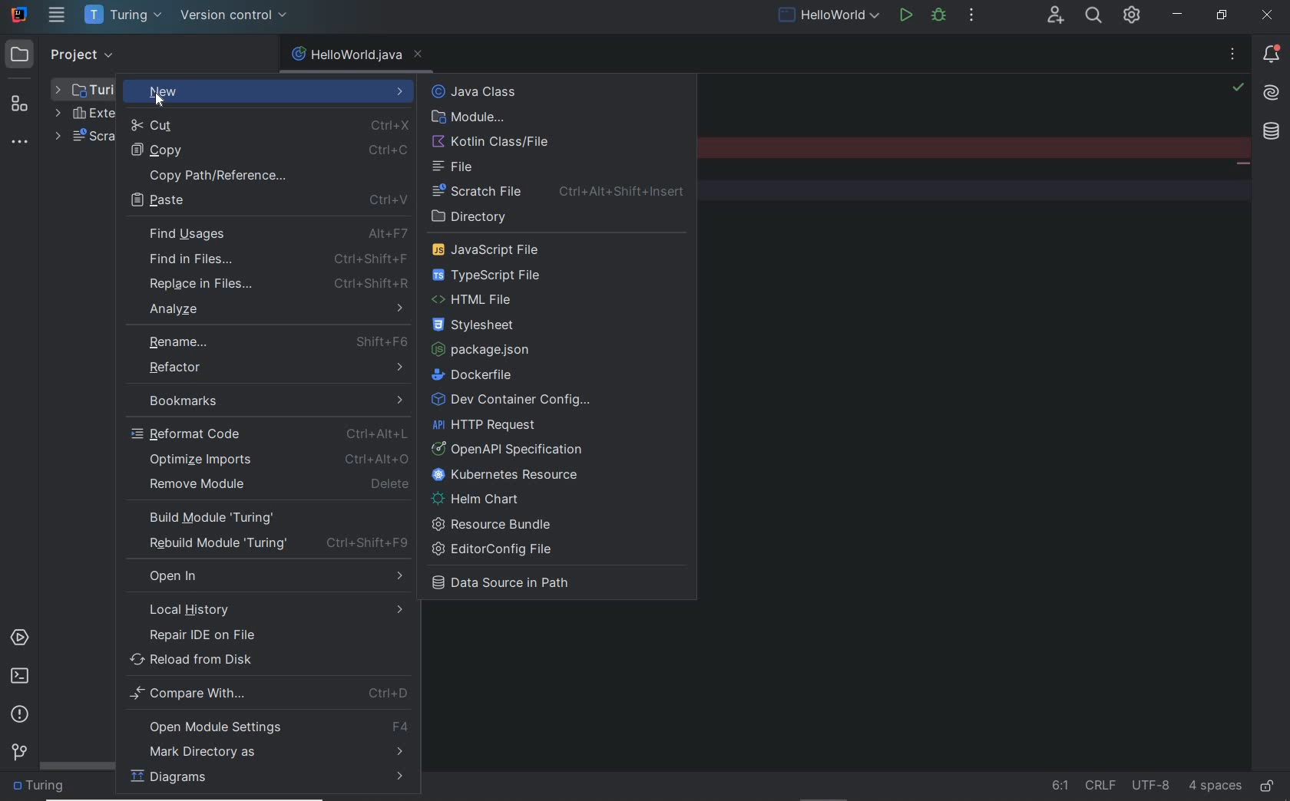  I want to click on new, so click(270, 91).